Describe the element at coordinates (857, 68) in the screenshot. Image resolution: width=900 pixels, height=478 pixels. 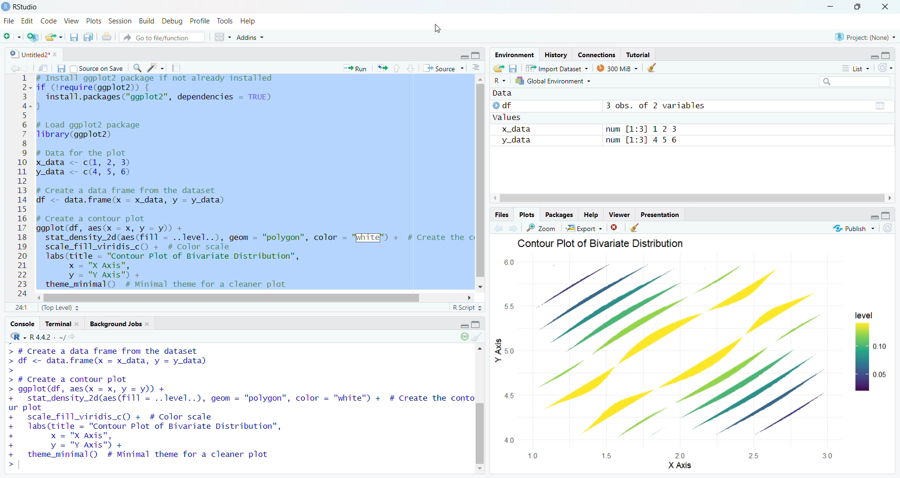
I see `List ` at that location.